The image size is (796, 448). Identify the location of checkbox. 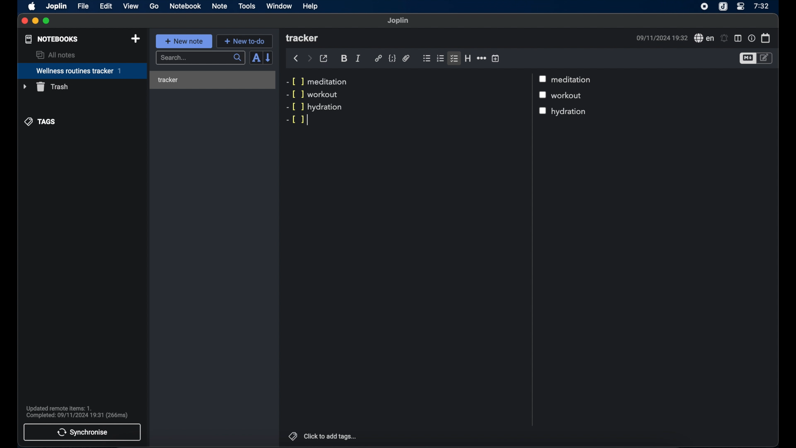
(544, 95).